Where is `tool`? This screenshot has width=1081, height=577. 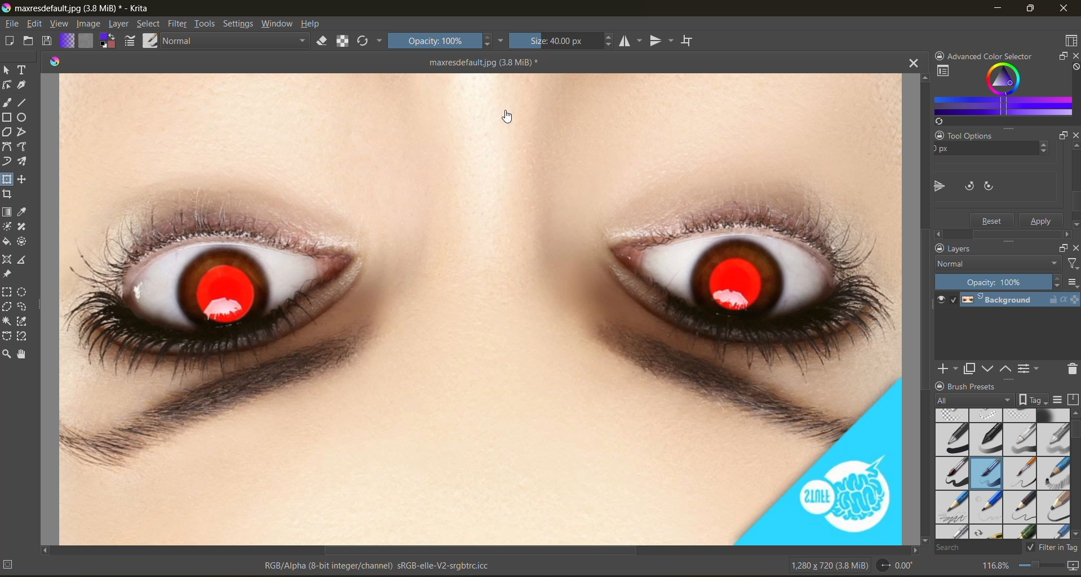 tool is located at coordinates (7, 274).